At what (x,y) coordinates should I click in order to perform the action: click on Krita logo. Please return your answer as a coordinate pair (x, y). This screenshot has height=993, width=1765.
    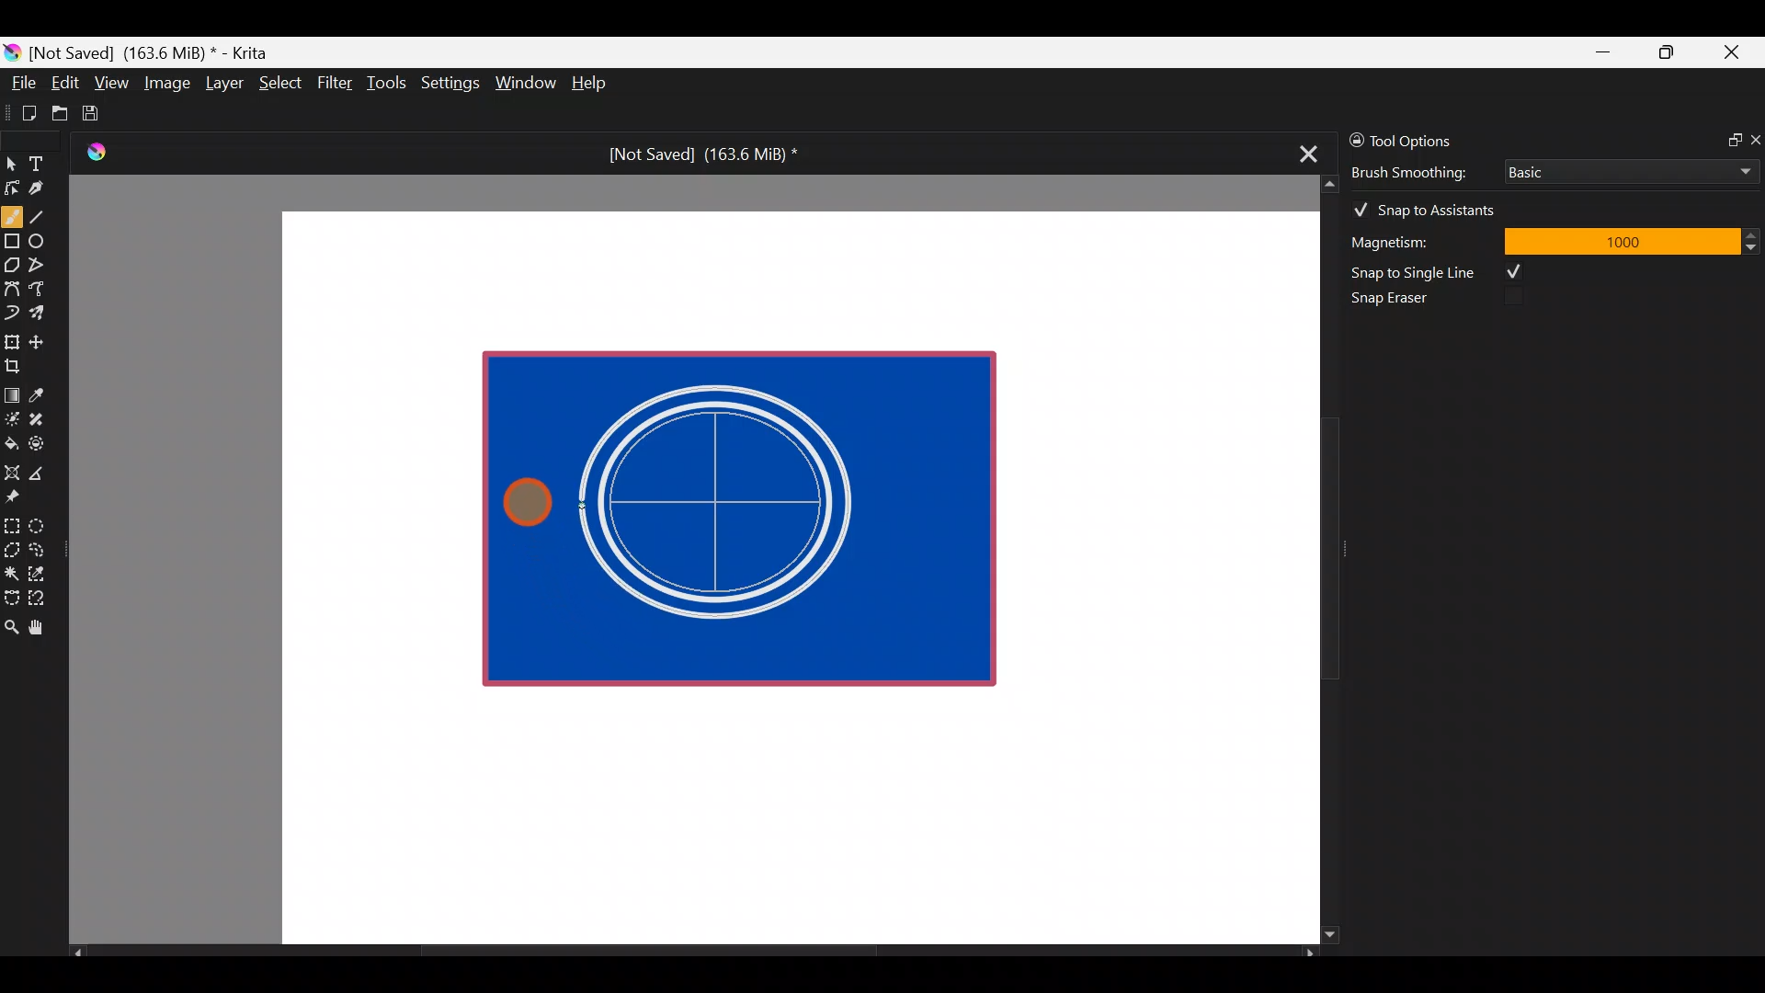
    Looking at the image, I should click on (12, 51).